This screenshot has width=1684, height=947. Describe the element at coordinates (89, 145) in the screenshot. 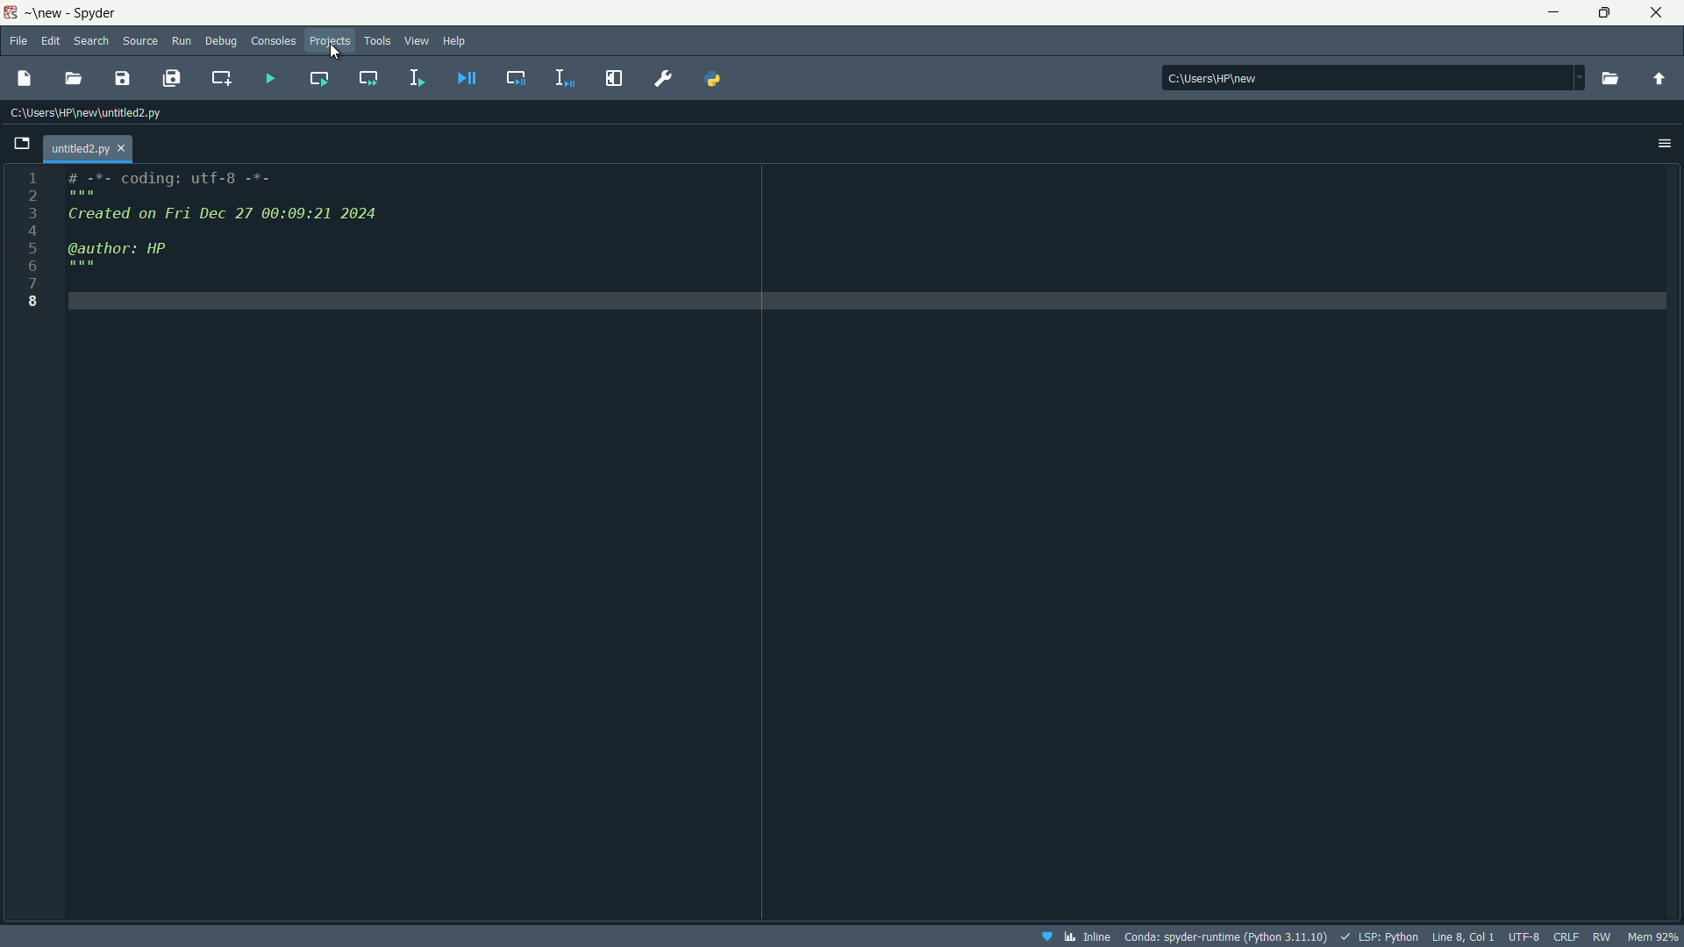

I see `python file` at that location.